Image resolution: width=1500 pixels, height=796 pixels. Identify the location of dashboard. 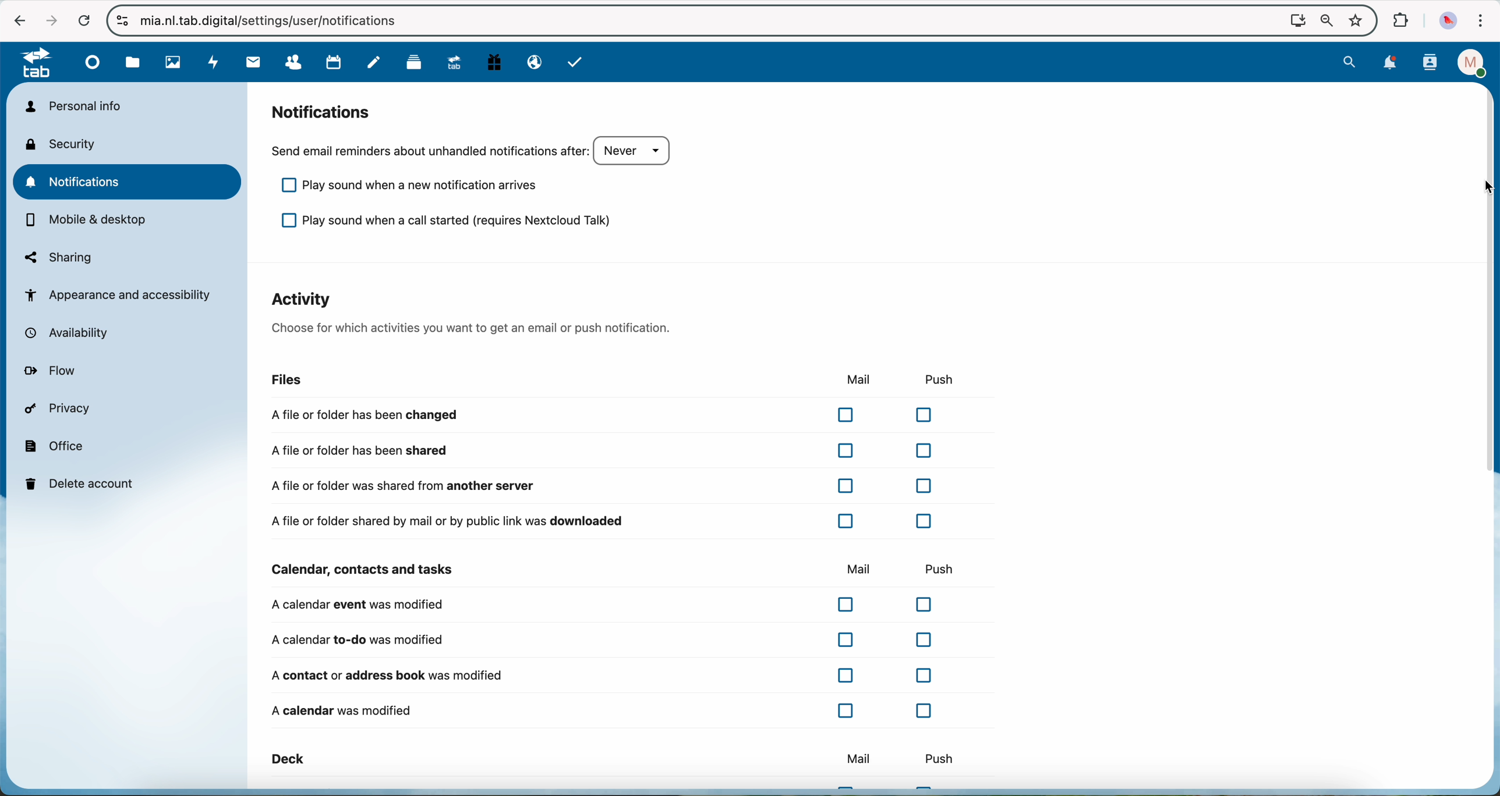
(94, 66).